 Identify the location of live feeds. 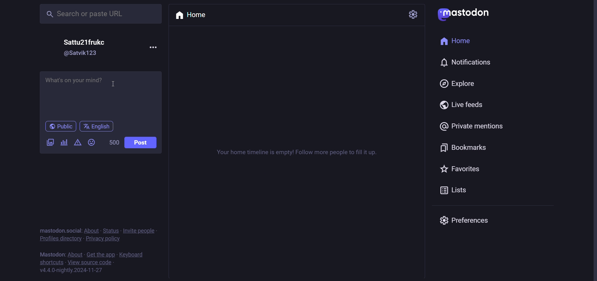
(460, 105).